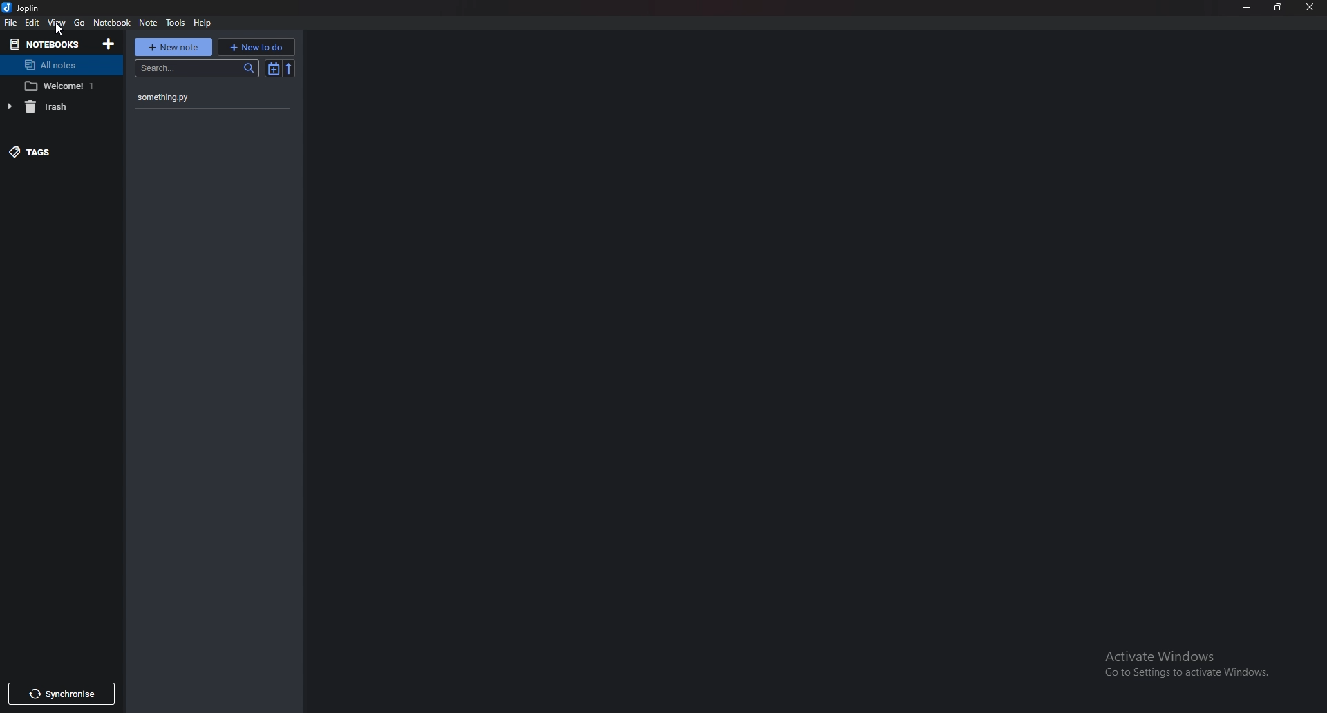  Describe the element at coordinates (1250, 7) in the screenshot. I see `Minimize` at that location.